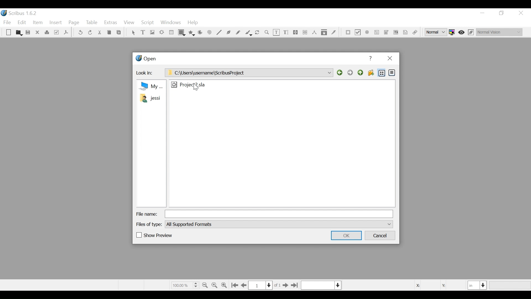 The image size is (531, 299). What do you see at coordinates (248, 33) in the screenshot?
I see `Calligraphic line` at bounding box center [248, 33].